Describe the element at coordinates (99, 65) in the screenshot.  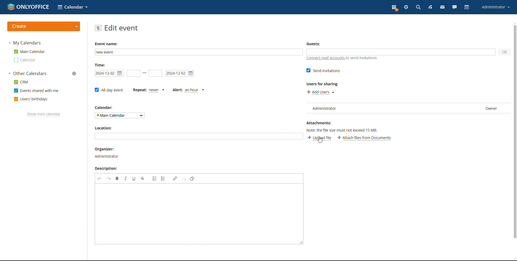
I see `time:` at that location.